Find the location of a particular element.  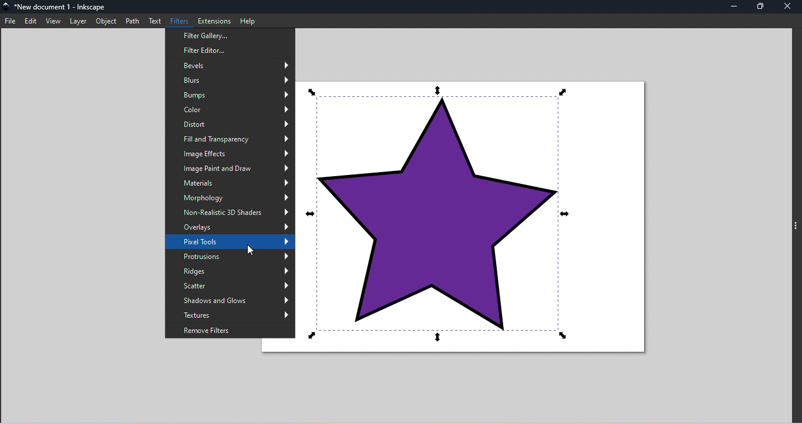

Filter Editor is located at coordinates (231, 51).